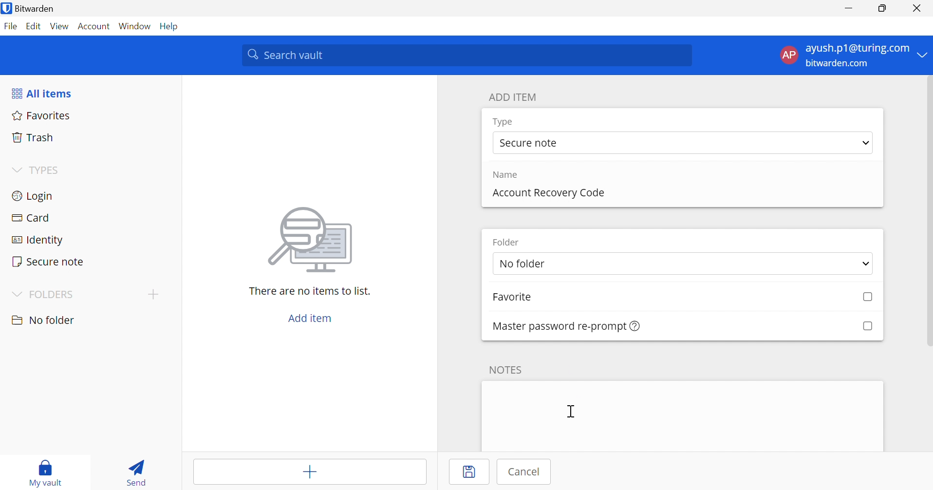  I want to click on Create folder, so click(152, 294).